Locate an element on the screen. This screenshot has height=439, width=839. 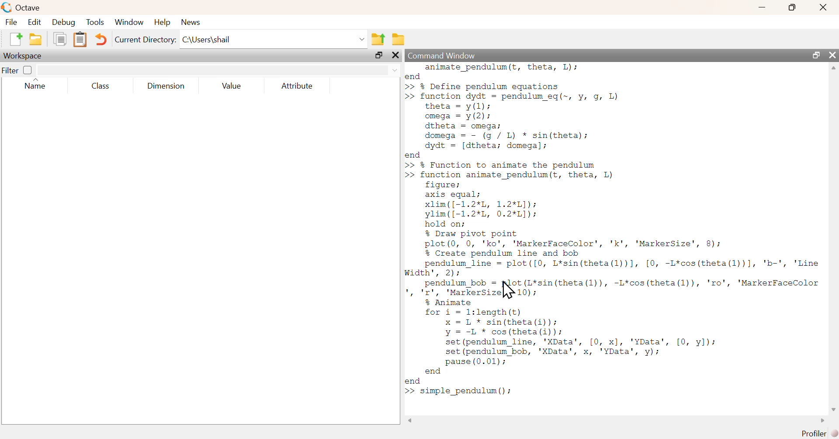
paste is located at coordinates (81, 40).